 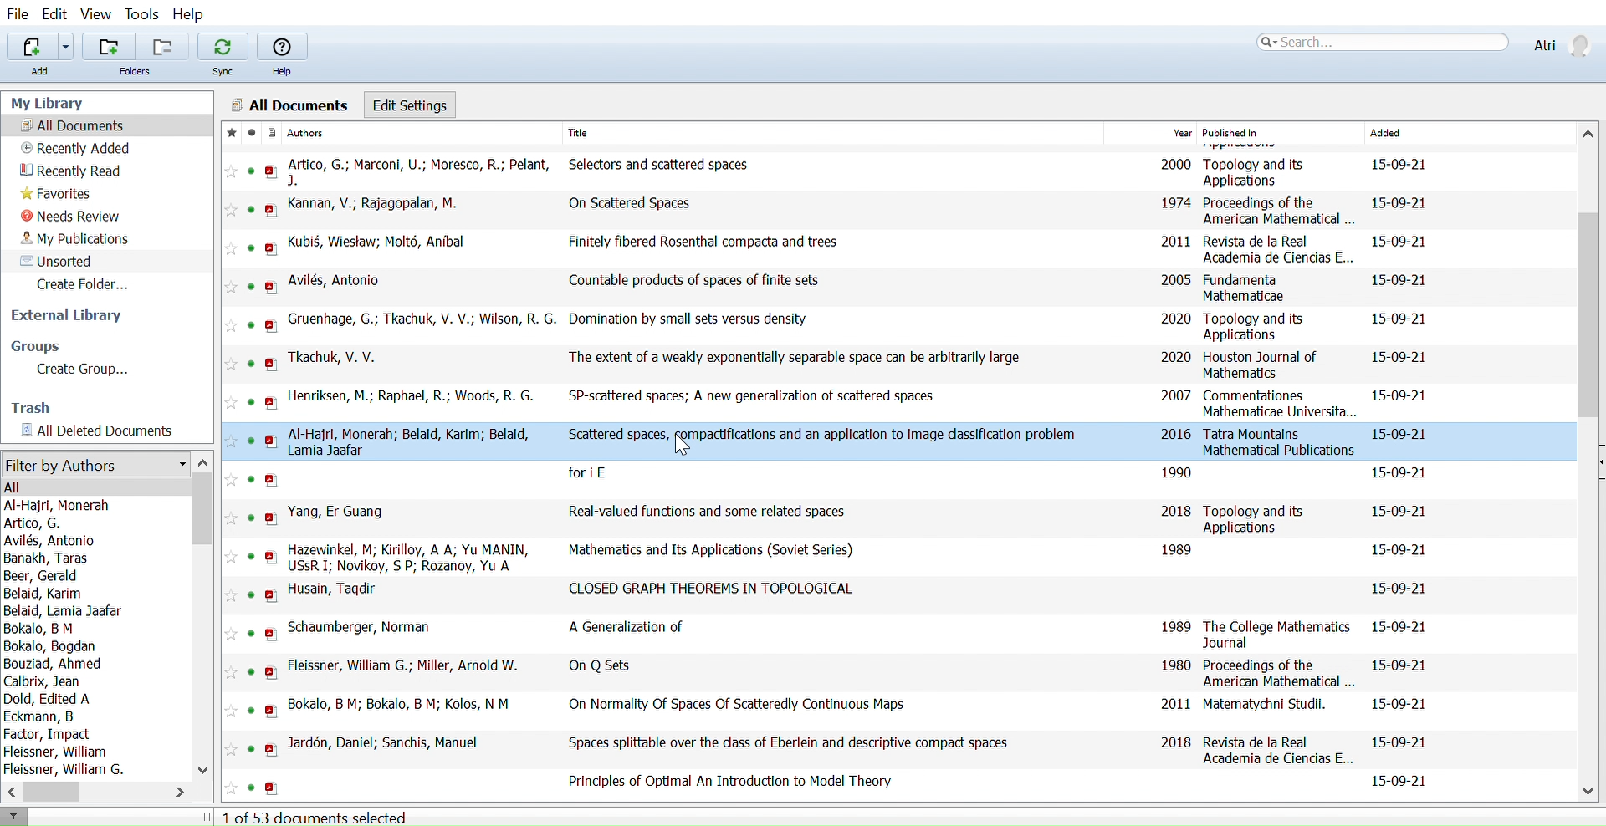 I want to click on 15-09-21, so click(x=1402, y=396).